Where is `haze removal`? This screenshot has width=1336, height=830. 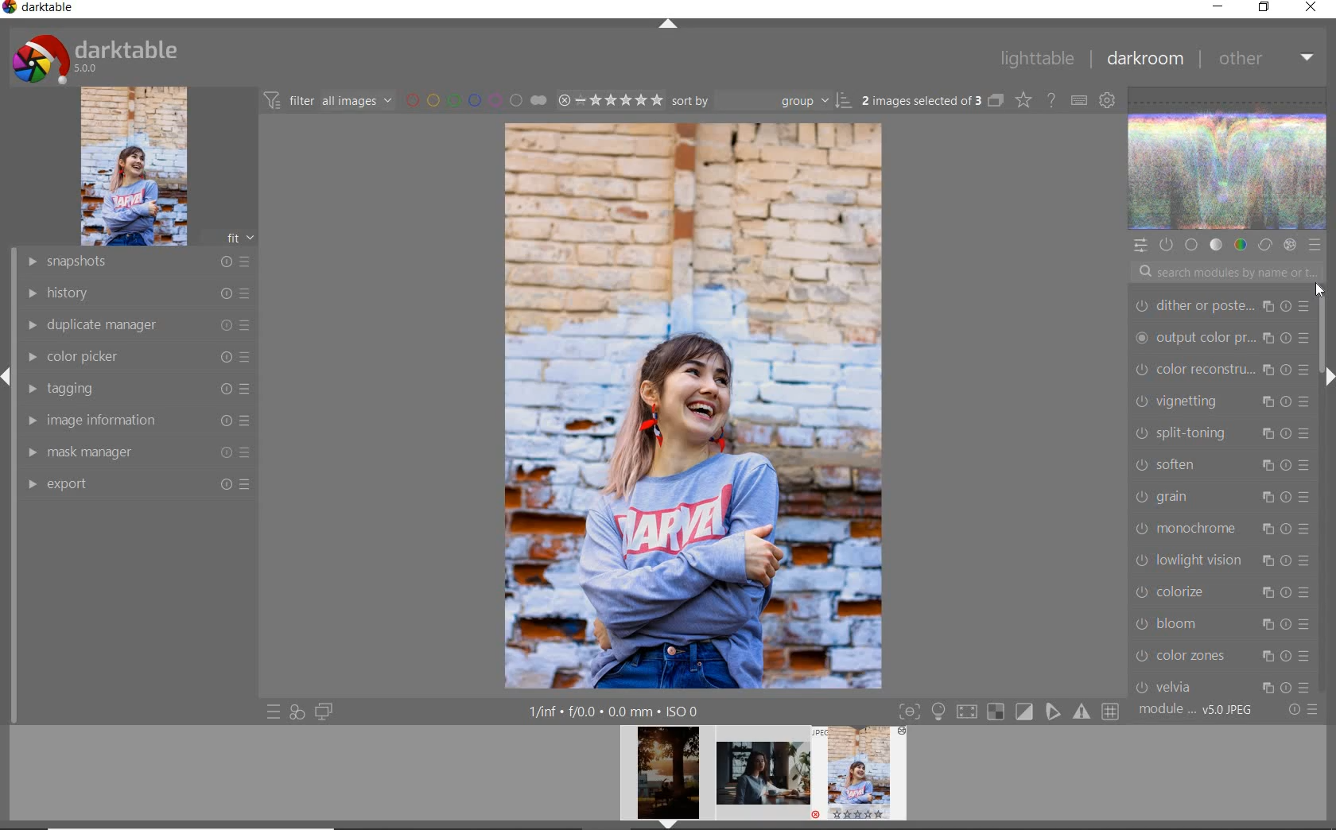 haze removal is located at coordinates (1221, 621).